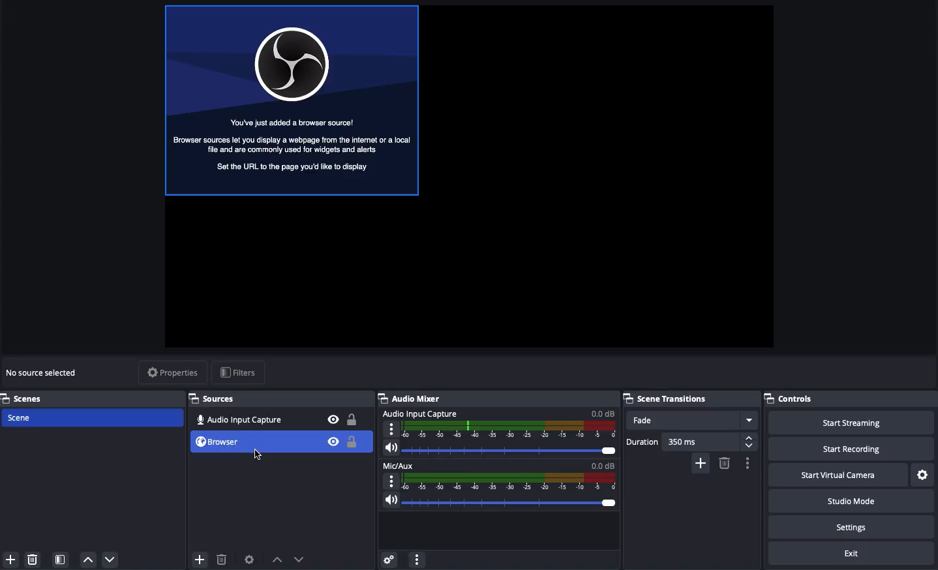 Image resolution: width=938 pixels, height=570 pixels. What do you see at coordinates (748, 463) in the screenshot?
I see `Options` at bounding box center [748, 463].